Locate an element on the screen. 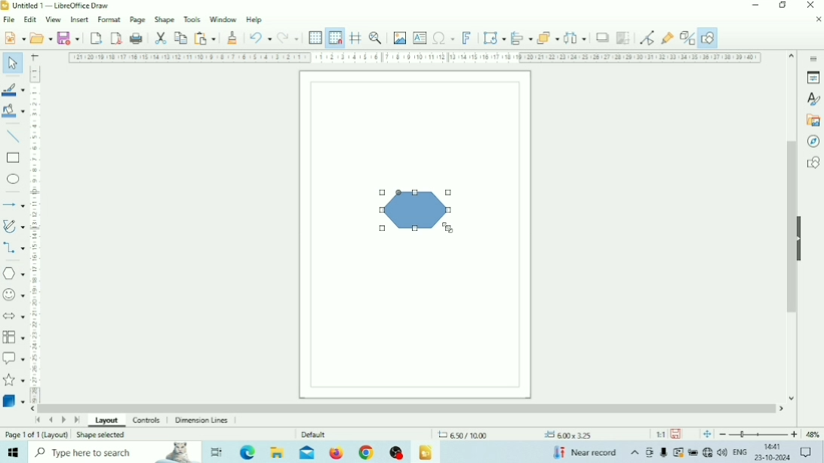 The width and height of the screenshot is (824, 463). Windows is located at coordinates (14, 452).